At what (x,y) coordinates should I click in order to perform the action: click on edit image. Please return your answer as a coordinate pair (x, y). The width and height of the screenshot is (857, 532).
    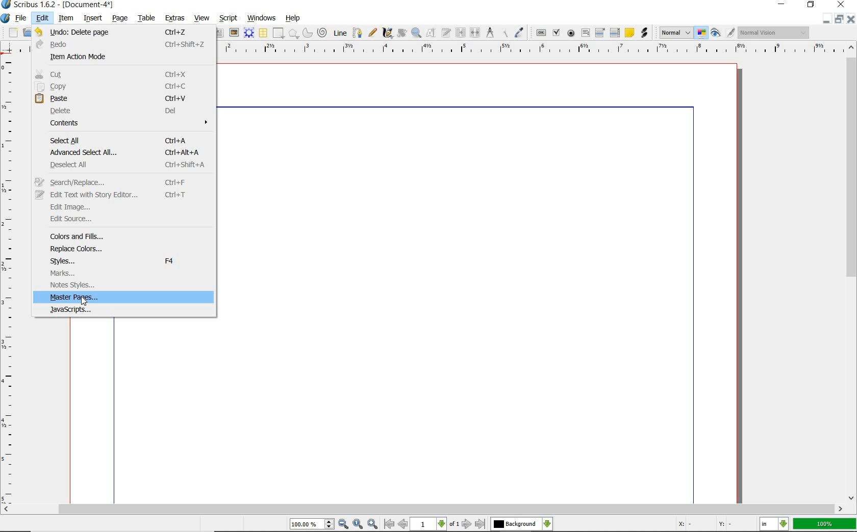
    Looking at the image, I should click on (125, 206).